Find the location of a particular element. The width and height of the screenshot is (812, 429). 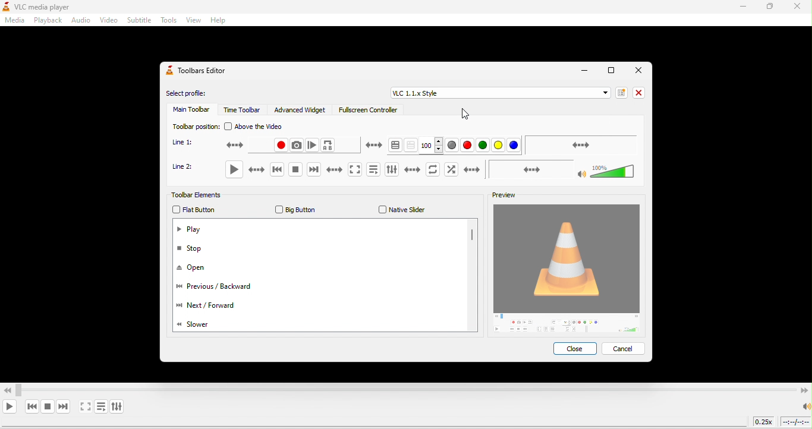

above the video is located at coordinates (260, 127).